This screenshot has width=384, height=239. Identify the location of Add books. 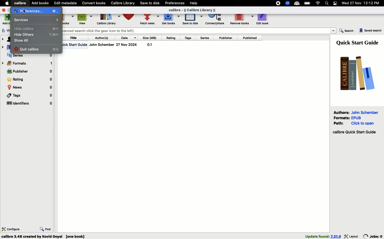
(40, 3).